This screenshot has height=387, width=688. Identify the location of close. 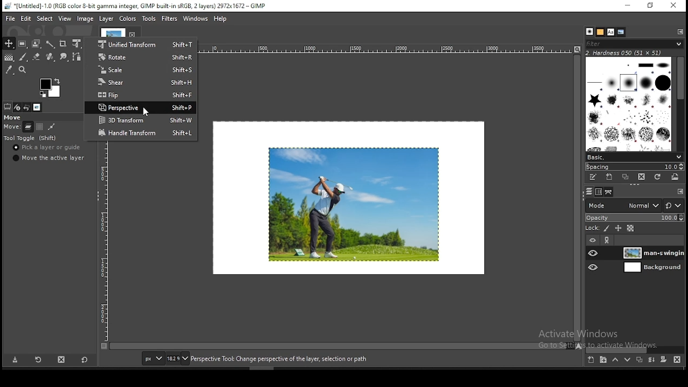
(133, 34).